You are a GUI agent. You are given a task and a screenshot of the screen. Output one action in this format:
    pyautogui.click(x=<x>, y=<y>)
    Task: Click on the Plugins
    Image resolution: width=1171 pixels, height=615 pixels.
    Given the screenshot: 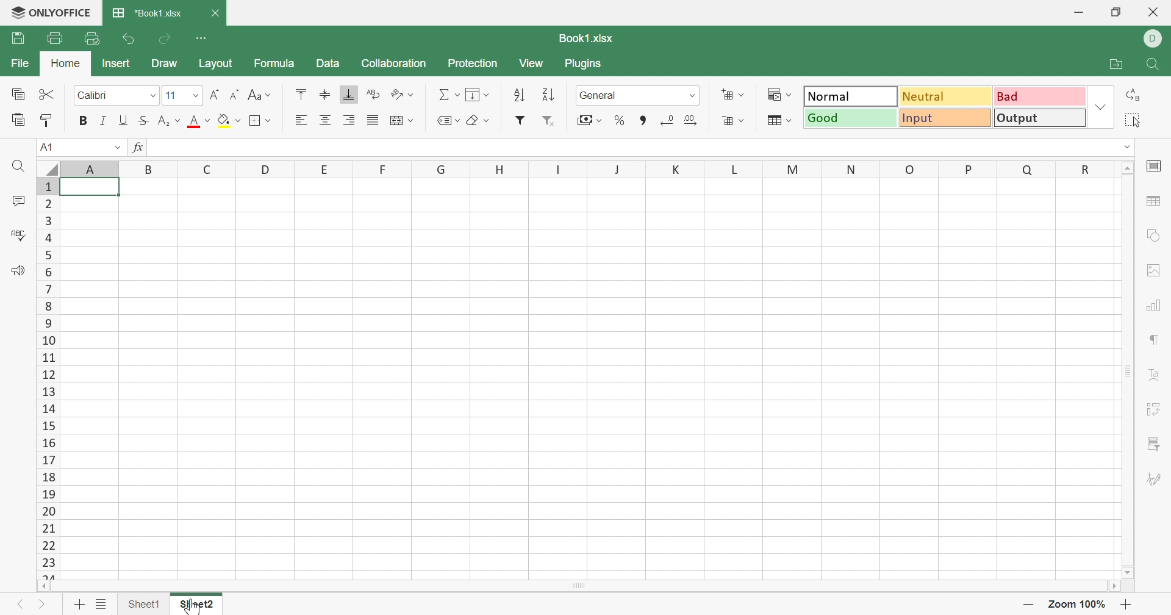 What is the action you would take?
    pyautogui.click(x=584, y=65)
    